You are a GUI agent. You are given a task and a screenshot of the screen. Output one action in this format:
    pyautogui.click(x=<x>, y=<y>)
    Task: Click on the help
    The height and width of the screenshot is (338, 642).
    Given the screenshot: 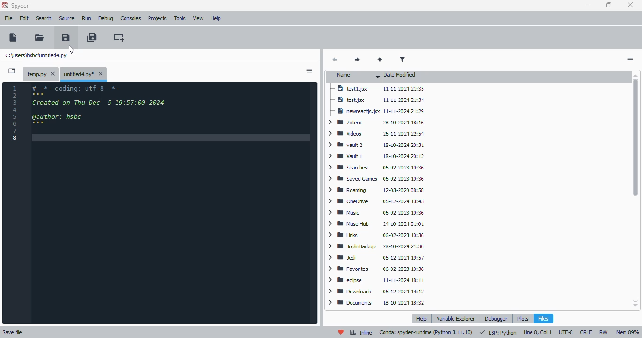 What is the action you would take?
    pyautogui.click(x=216, y=19)
    